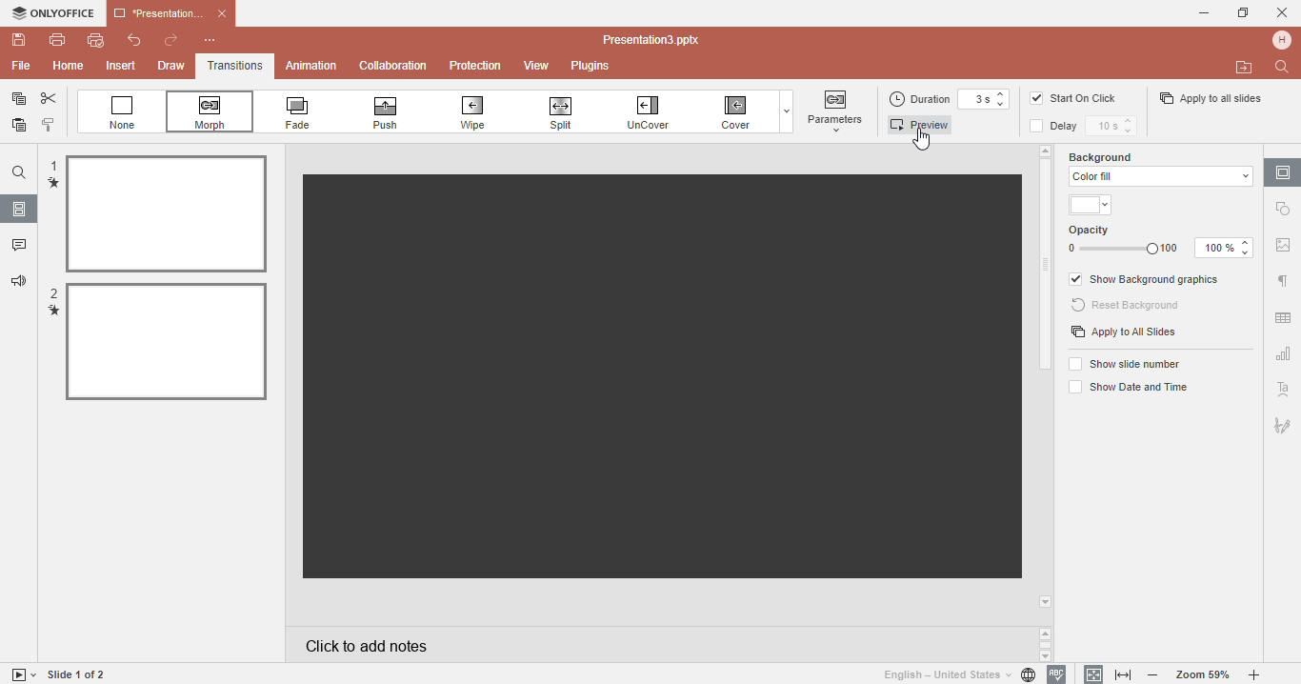  I want to click on Profile name, so click(1284, 39).